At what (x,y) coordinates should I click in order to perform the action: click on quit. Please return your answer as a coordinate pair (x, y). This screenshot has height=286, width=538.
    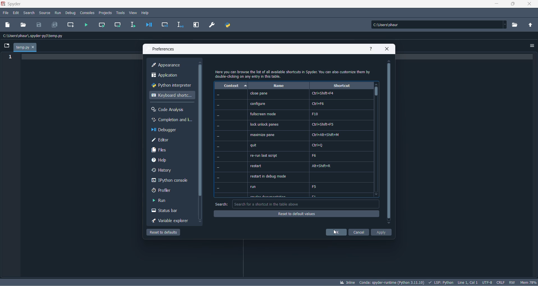
    Looking at the image, I should click on (254, 145).